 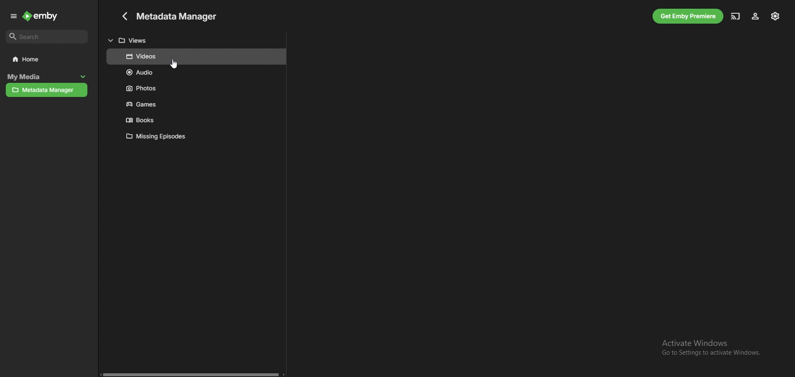 I want to click on get premiere, so click(x=688, y=16).